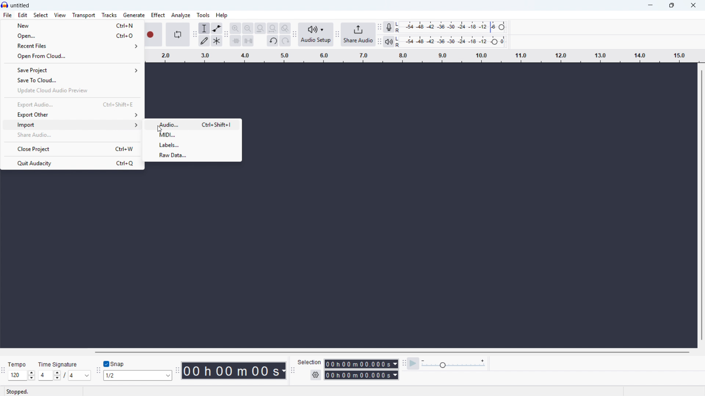  What do you see at coordinates (72, 148) in the screenshot?
I see `Close project ` at bounding box center [72, 148].